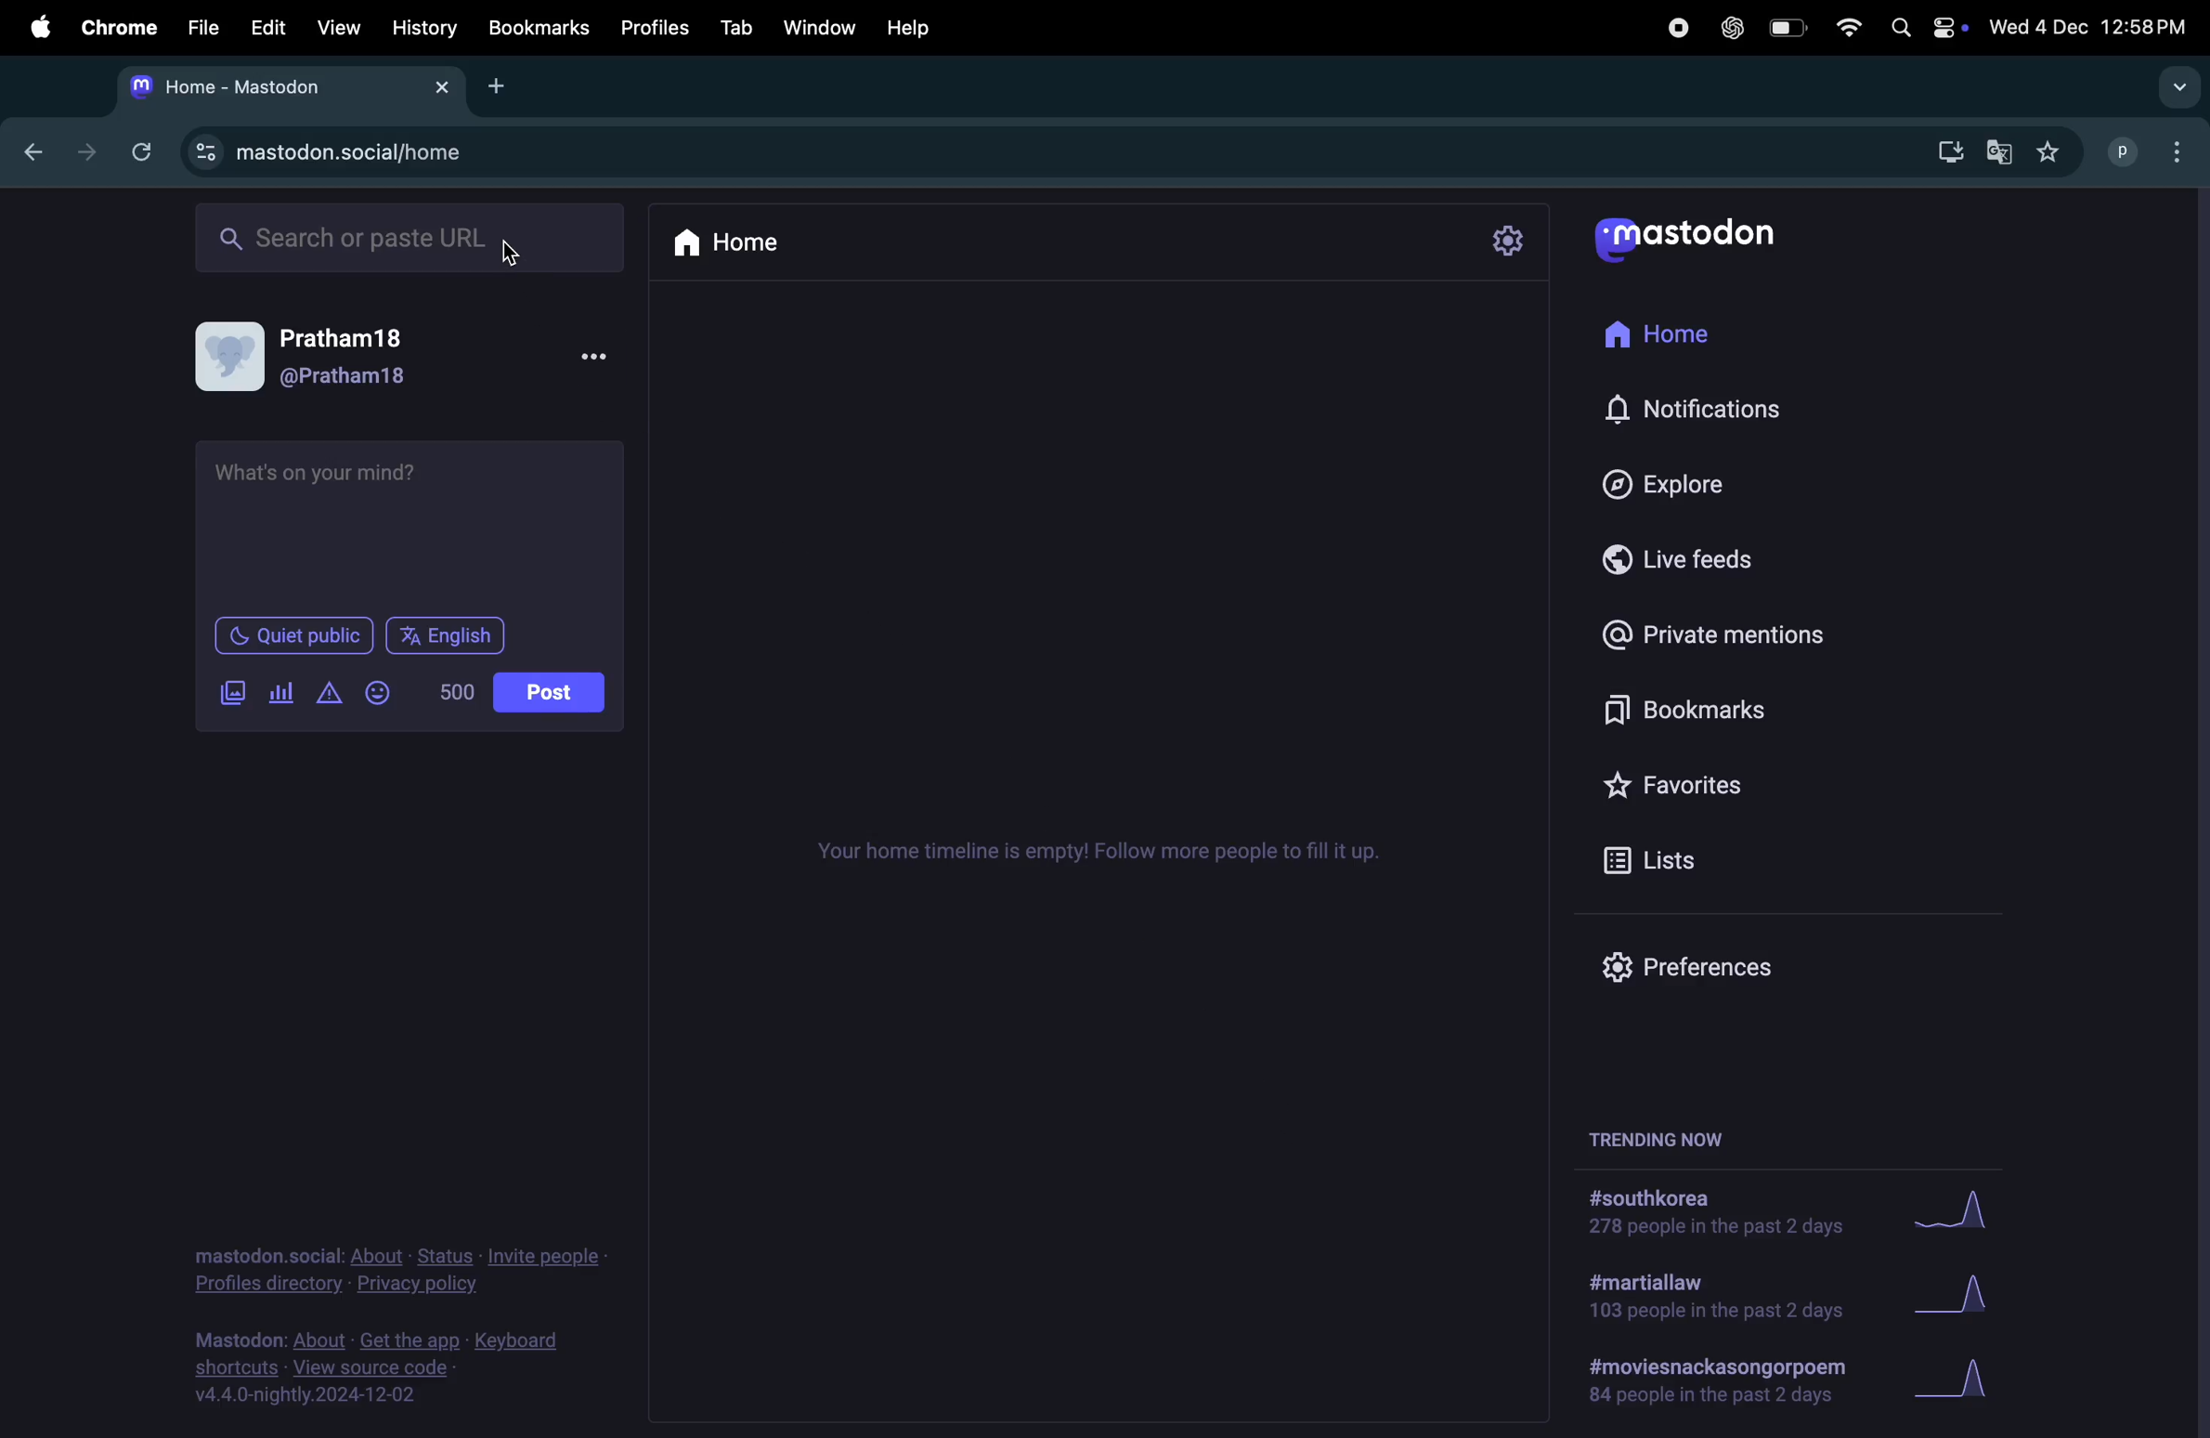 This screenshot has height=1438, width=2210. Describe the element at coordinates (1943, 150) in the screenshot. I see `download` at that location.